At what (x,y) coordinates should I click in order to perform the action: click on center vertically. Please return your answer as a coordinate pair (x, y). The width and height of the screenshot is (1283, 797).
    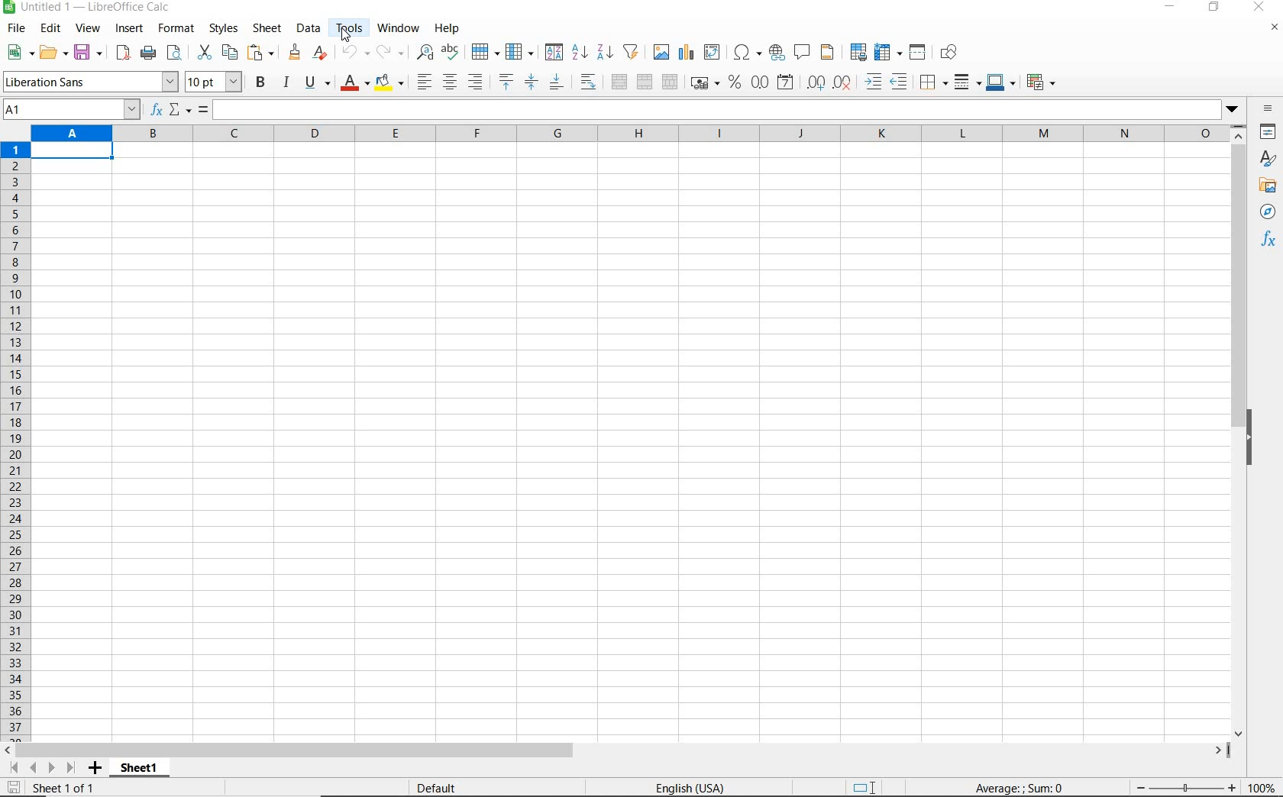
    Looking at the image, I should click on (531, 82).